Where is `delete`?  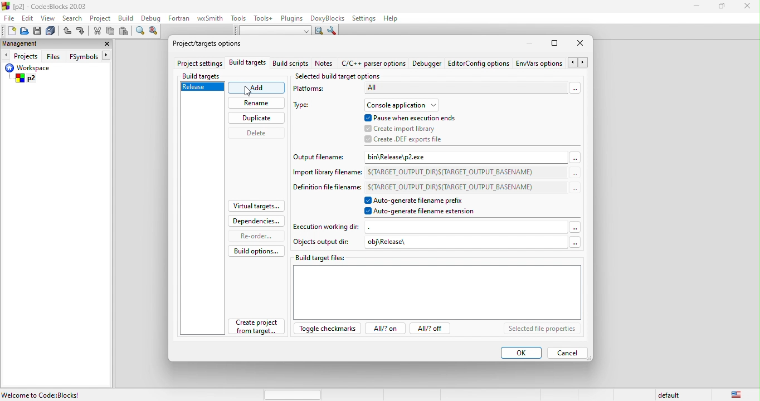 delete is located at coordinates (260, 134).